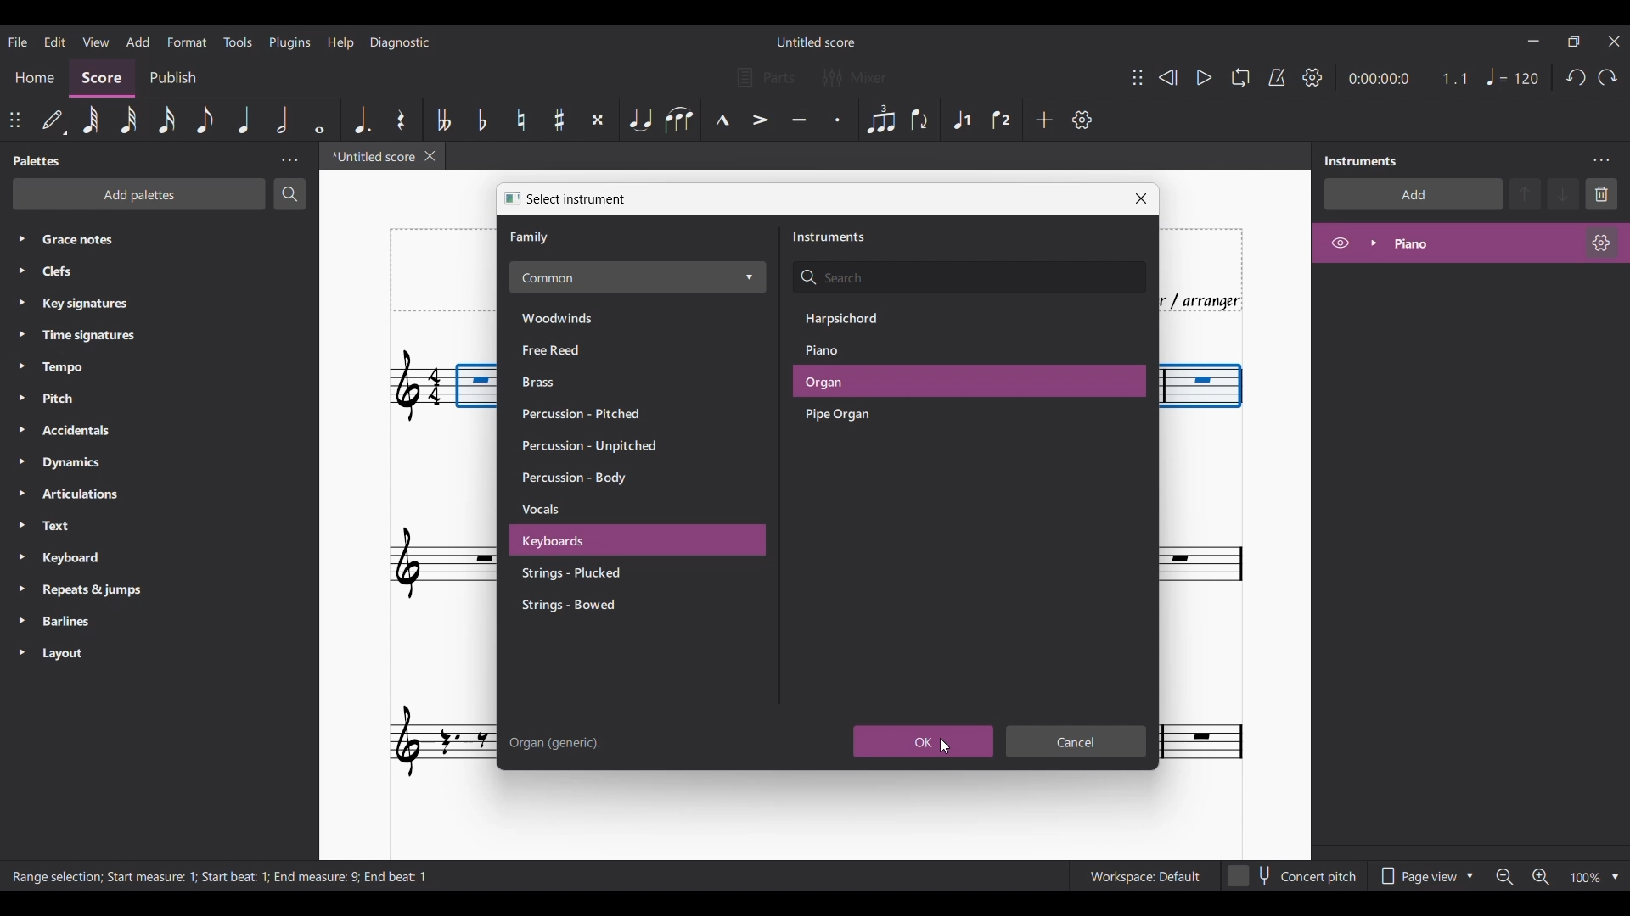 The image size is (1630, 916). What do you see at coordinates (1513, 76) in the screenshot?
I see `Quarter note` at bounding box center [1513, 76].